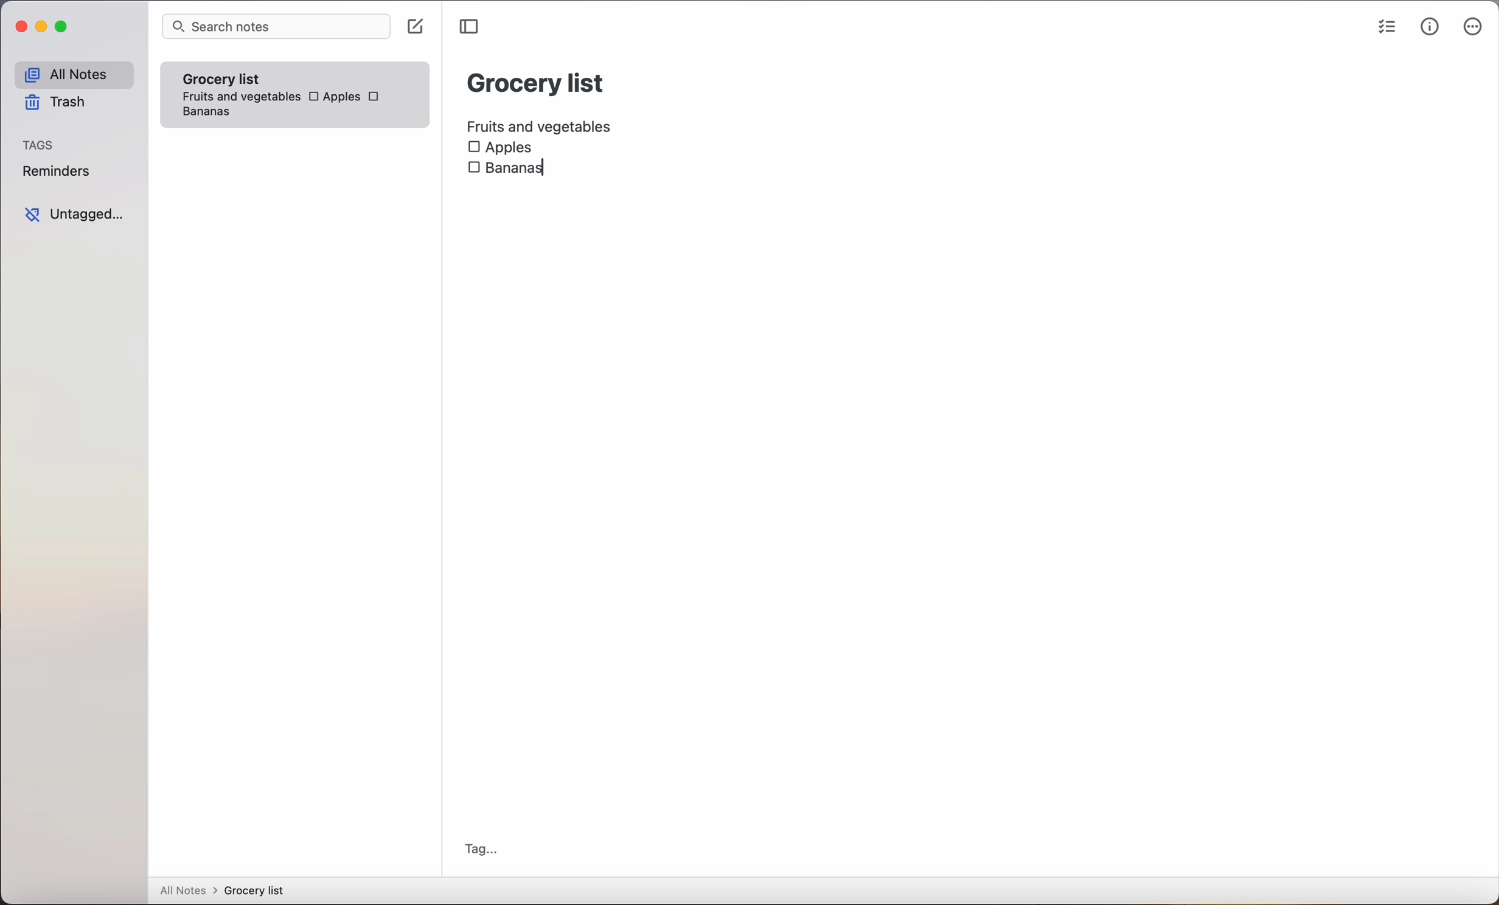  Describe the element at coordinates (55, 173) in the screenshot. I see `reminders` at that location.